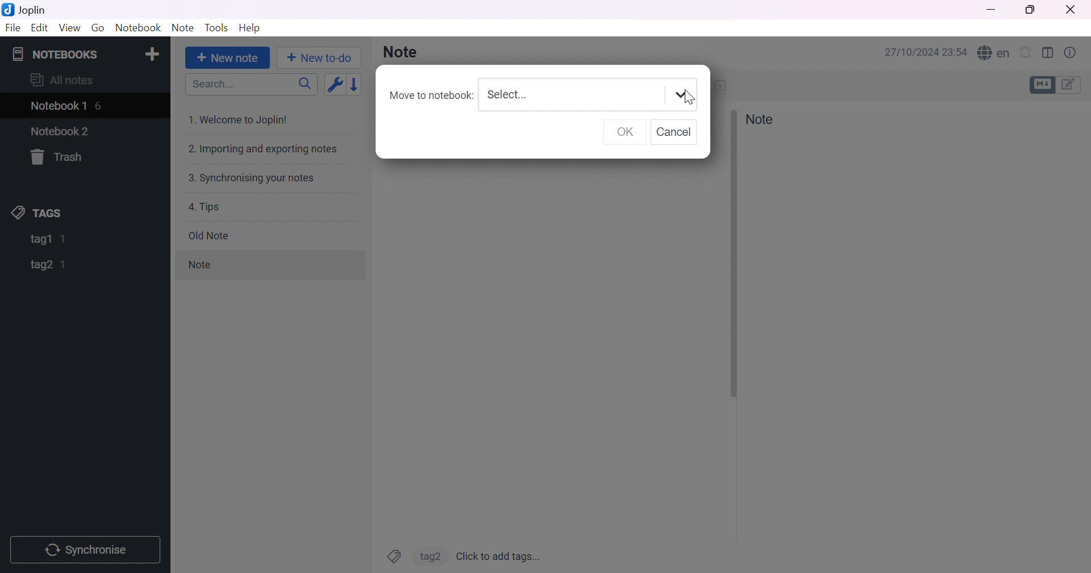 Image resolution: width=1091 pixels, height=573 pixels. What do you see at coordinates (302, 85) in the screenshot?
I see `Search icon` at bounding box center [302, 85].